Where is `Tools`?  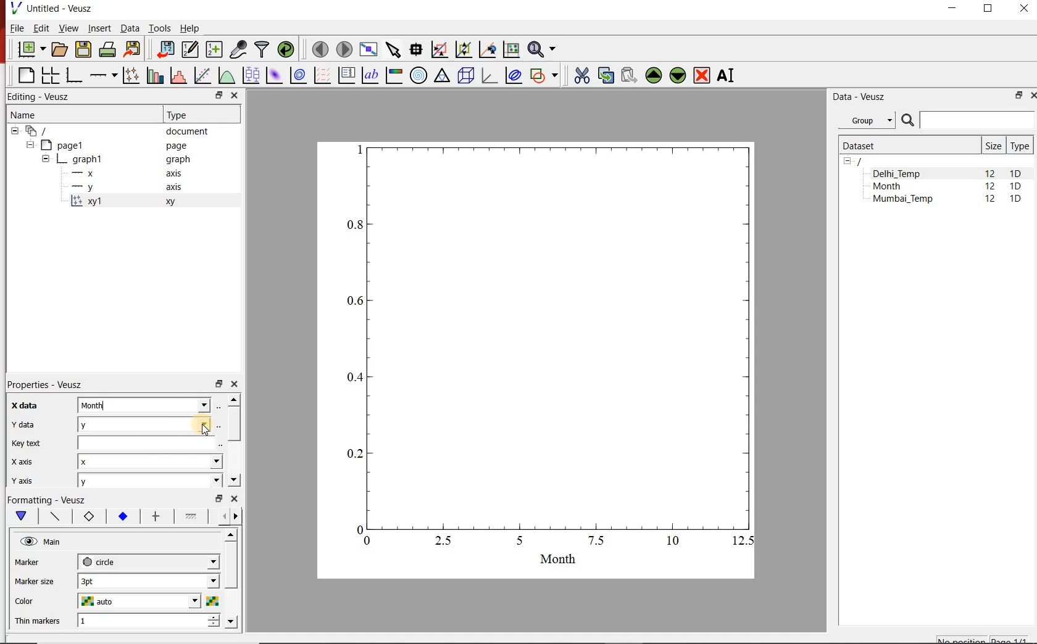 Tools is located at coordinates (160, 28).